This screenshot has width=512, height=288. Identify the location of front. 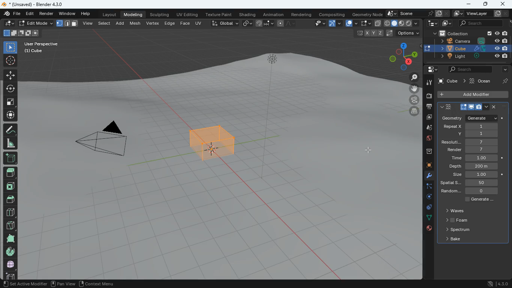
(10, 186).